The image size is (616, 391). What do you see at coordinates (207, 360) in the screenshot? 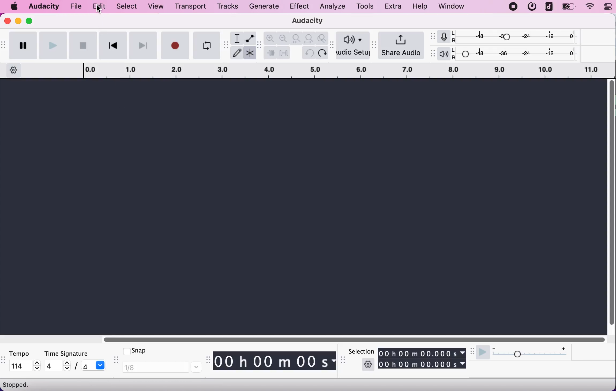
I see `audacity time toolbar` at bounding box center [207, 360].